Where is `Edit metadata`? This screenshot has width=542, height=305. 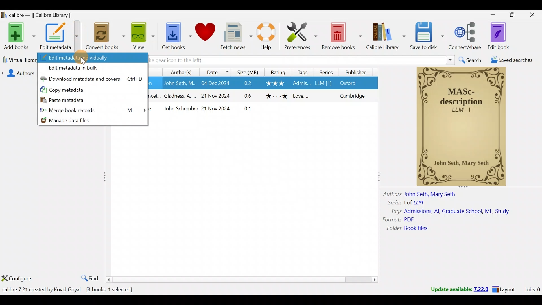
Edit metadata is located at coordinates (60, 37).